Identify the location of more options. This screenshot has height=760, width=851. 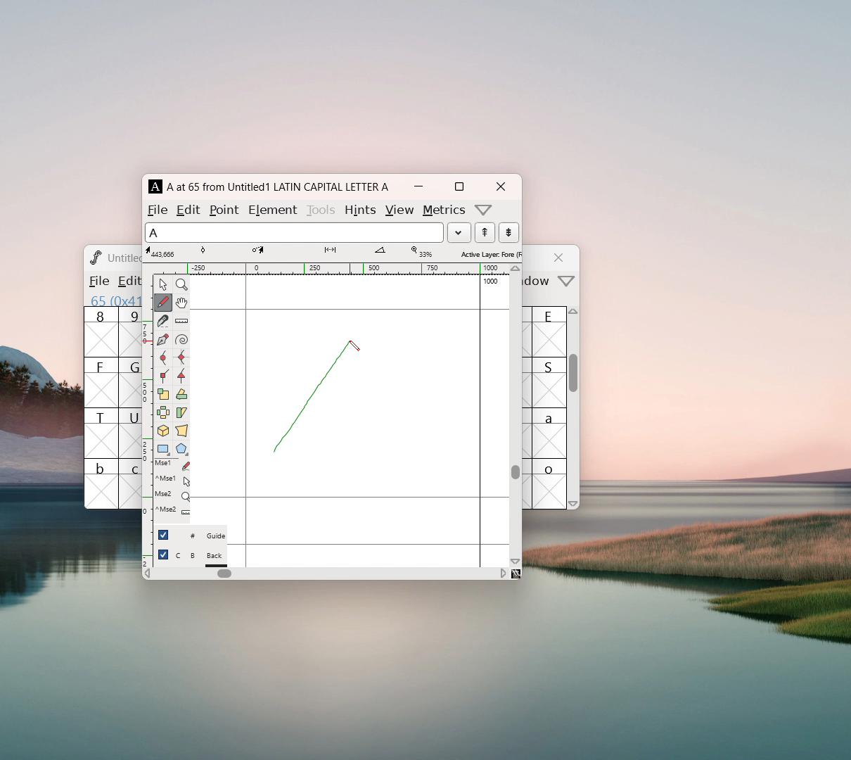
(567, 282).